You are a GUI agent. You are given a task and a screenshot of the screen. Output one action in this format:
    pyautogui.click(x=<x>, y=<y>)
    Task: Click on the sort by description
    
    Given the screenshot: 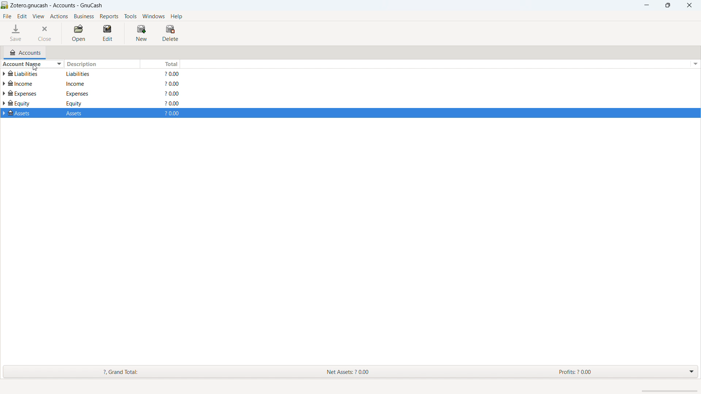 What is the action you would take?
    pyautogui.click(x=101, y=64)
    